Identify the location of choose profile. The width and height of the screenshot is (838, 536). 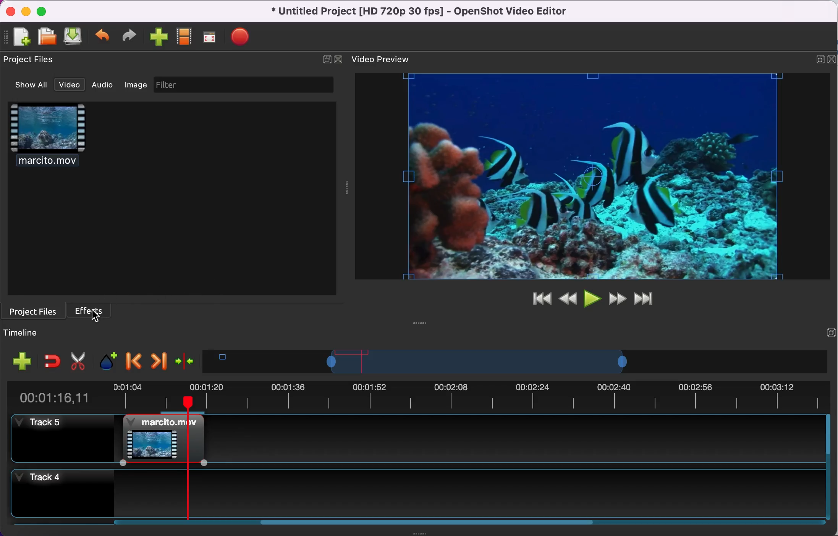
(184, 37).